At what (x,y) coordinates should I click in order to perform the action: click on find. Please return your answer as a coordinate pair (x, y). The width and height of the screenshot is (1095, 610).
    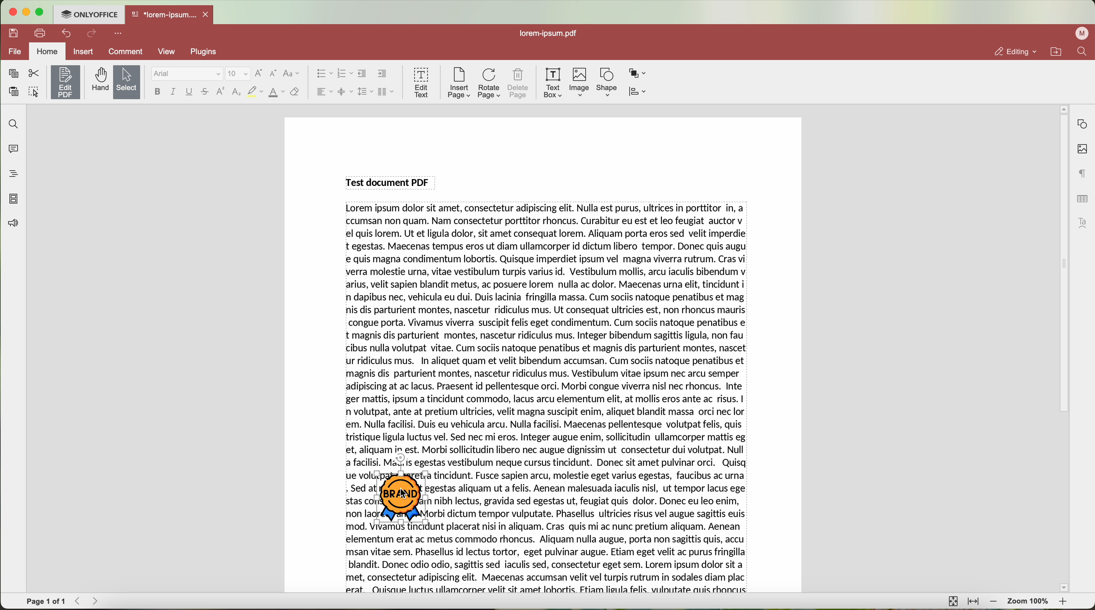
    Looking at the image, I should click on (11, 123).